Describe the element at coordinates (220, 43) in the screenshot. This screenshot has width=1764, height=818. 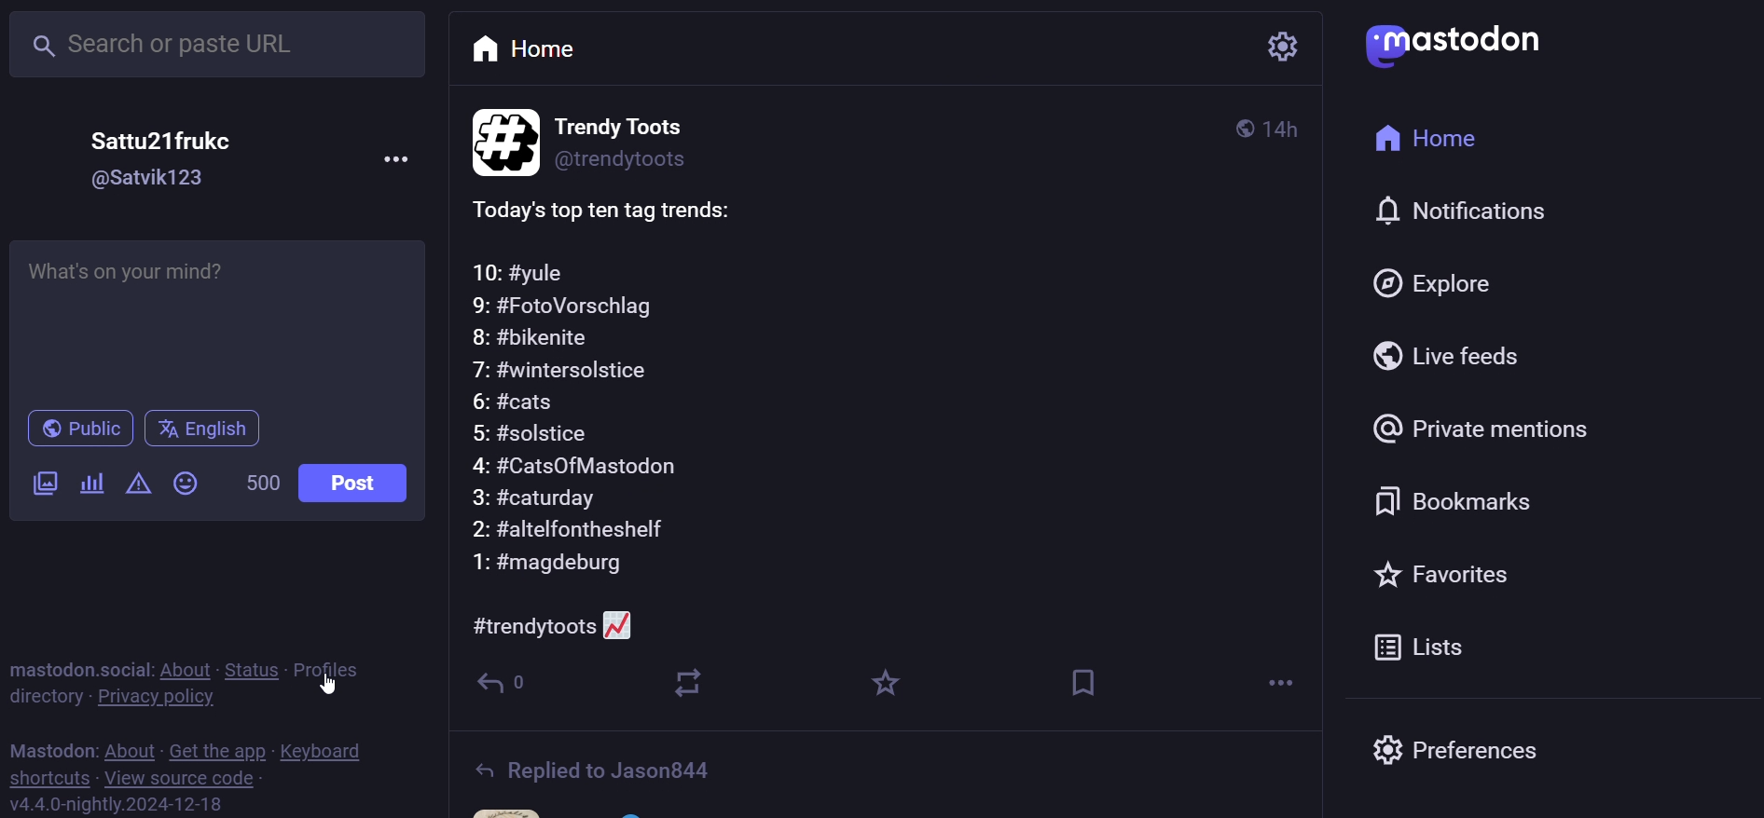
I see `Search or paste URL` at that location.